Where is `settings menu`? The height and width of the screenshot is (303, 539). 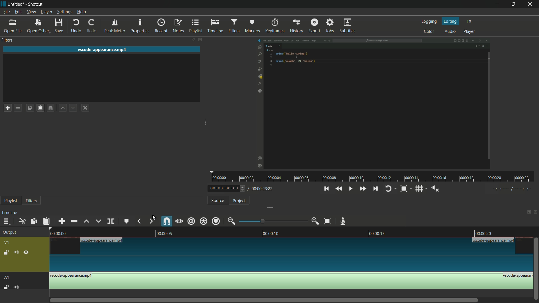
settings menu is located at coordinates (64, 12).